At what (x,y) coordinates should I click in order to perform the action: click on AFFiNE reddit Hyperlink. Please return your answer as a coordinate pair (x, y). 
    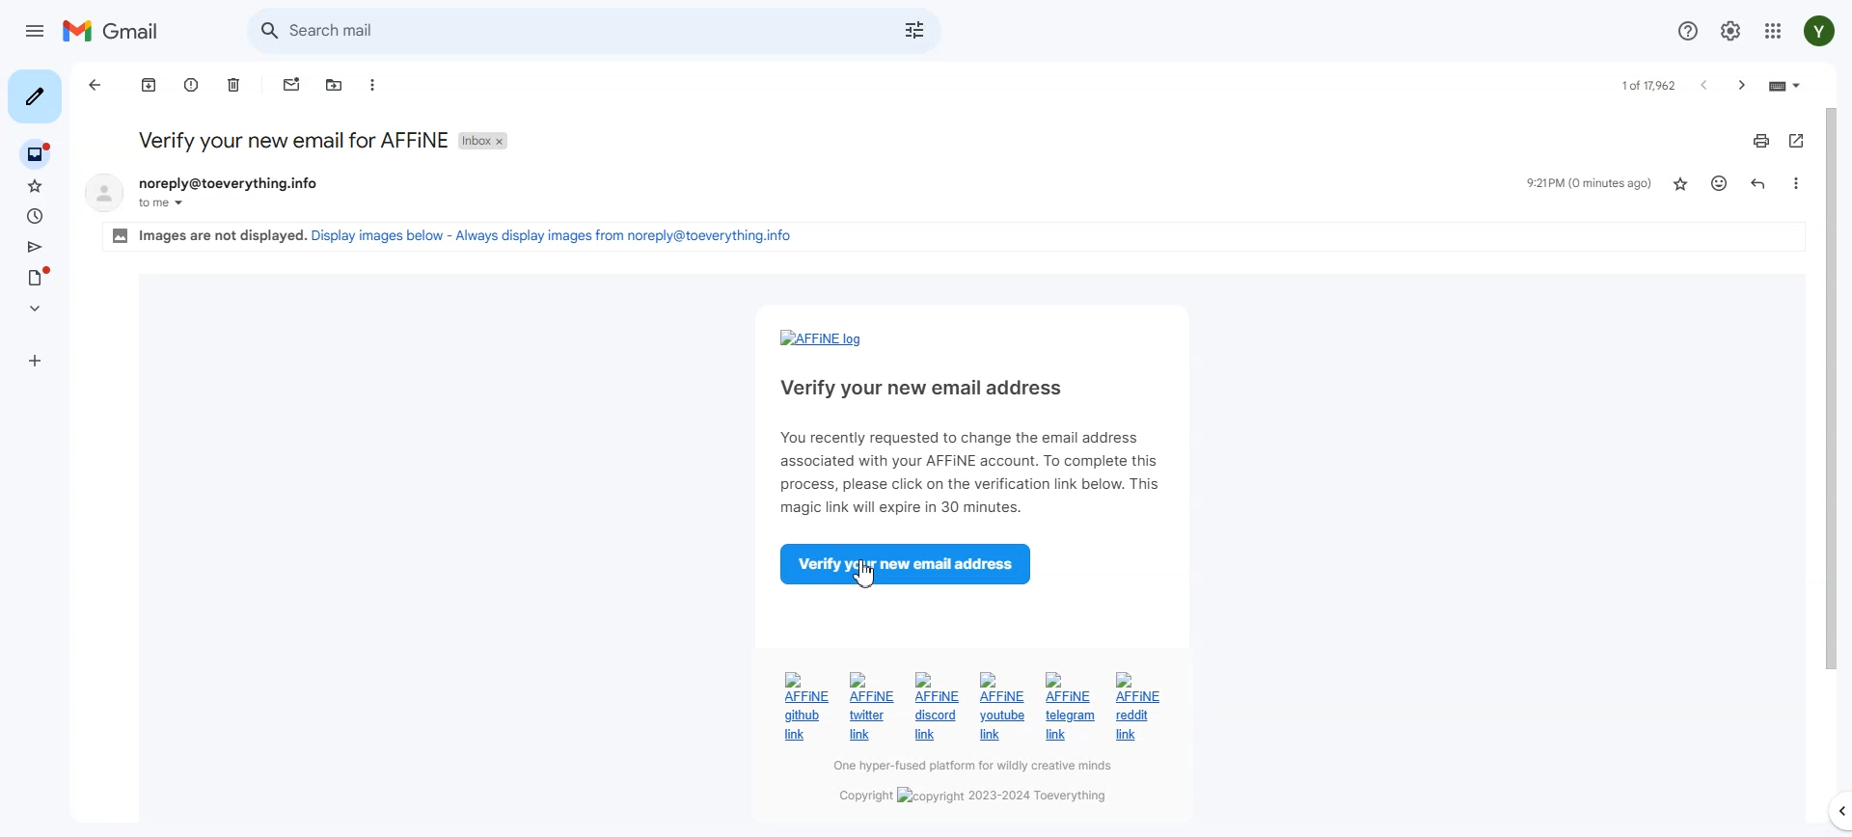
    Looking at the image, I should click on (1138, 705).